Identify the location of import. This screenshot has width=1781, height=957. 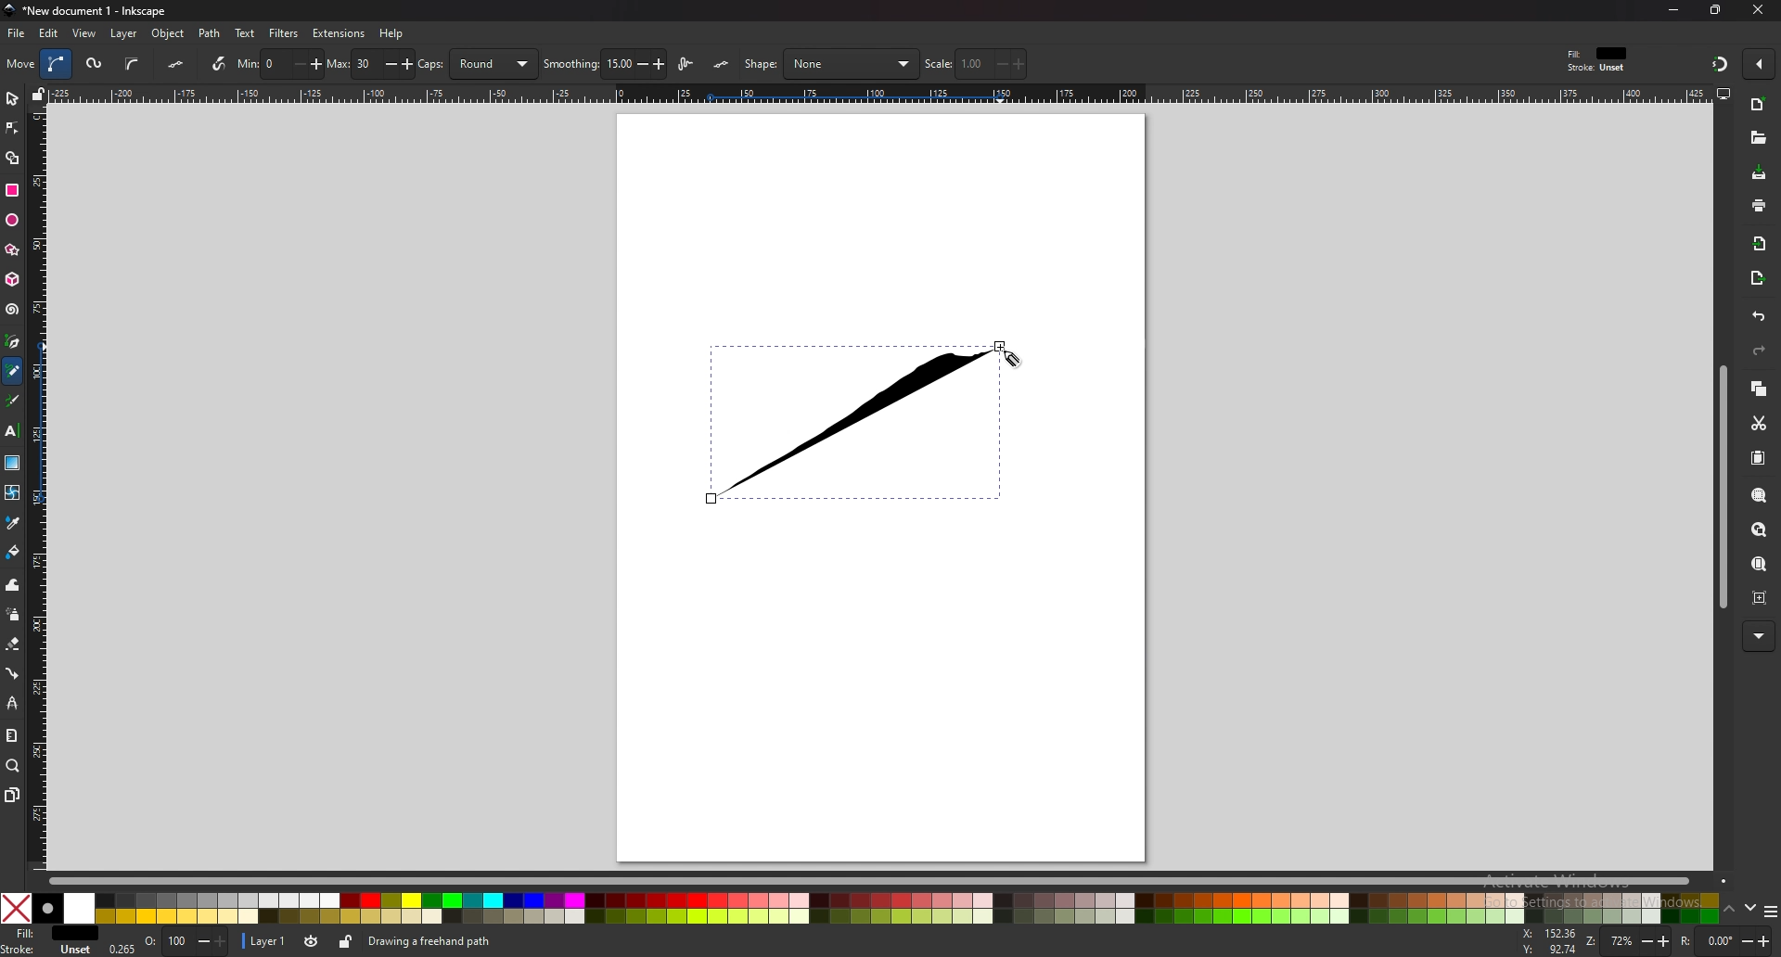
(1760, 243).